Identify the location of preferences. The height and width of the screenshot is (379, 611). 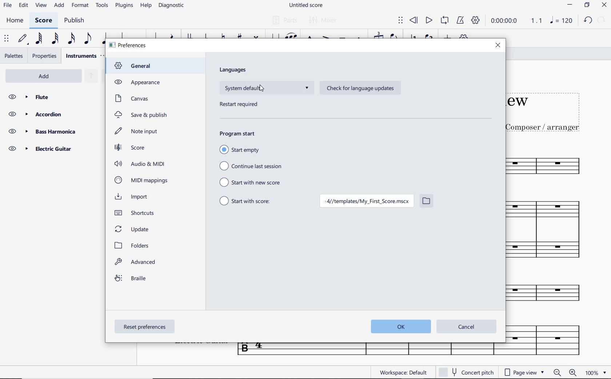
(129, 46).